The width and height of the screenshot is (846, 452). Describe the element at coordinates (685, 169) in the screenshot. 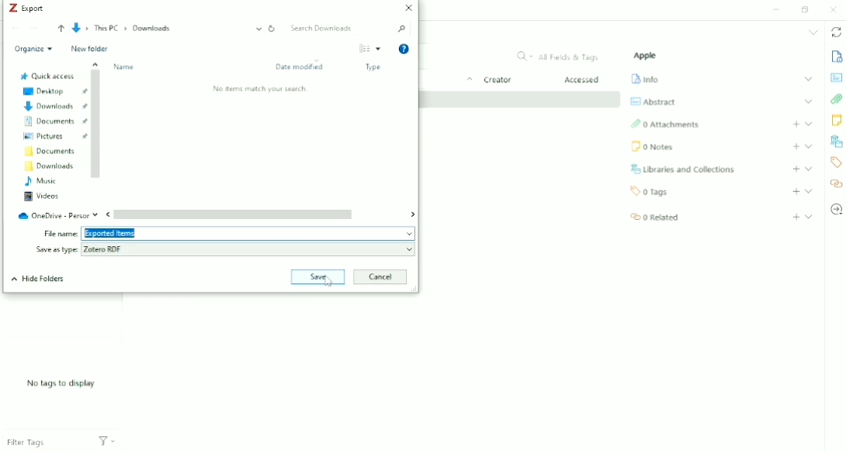

I see `Libraries and Collections` at that location.